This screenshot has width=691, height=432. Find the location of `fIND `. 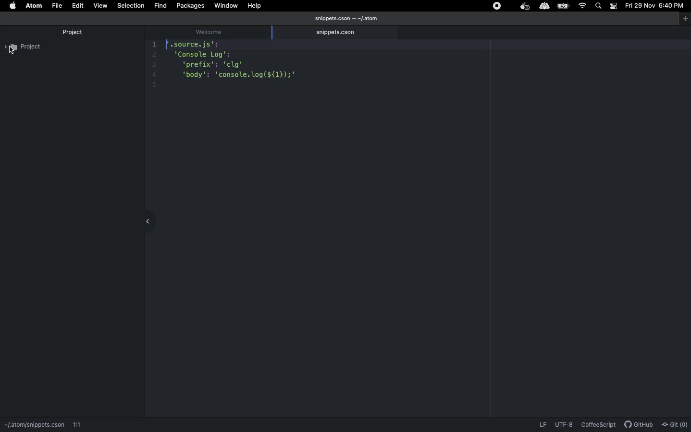

fIND  is located at coordinates (160, 5).